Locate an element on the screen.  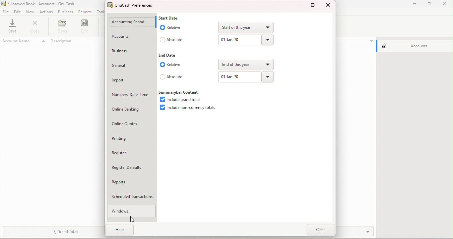
Scheduled Transaction is located at coordinates (134, 196).